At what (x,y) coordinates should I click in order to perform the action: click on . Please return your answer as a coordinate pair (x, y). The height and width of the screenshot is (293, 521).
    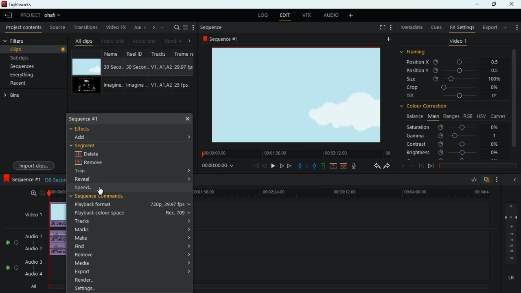
    Looking at the image, I should click on (454, 96).